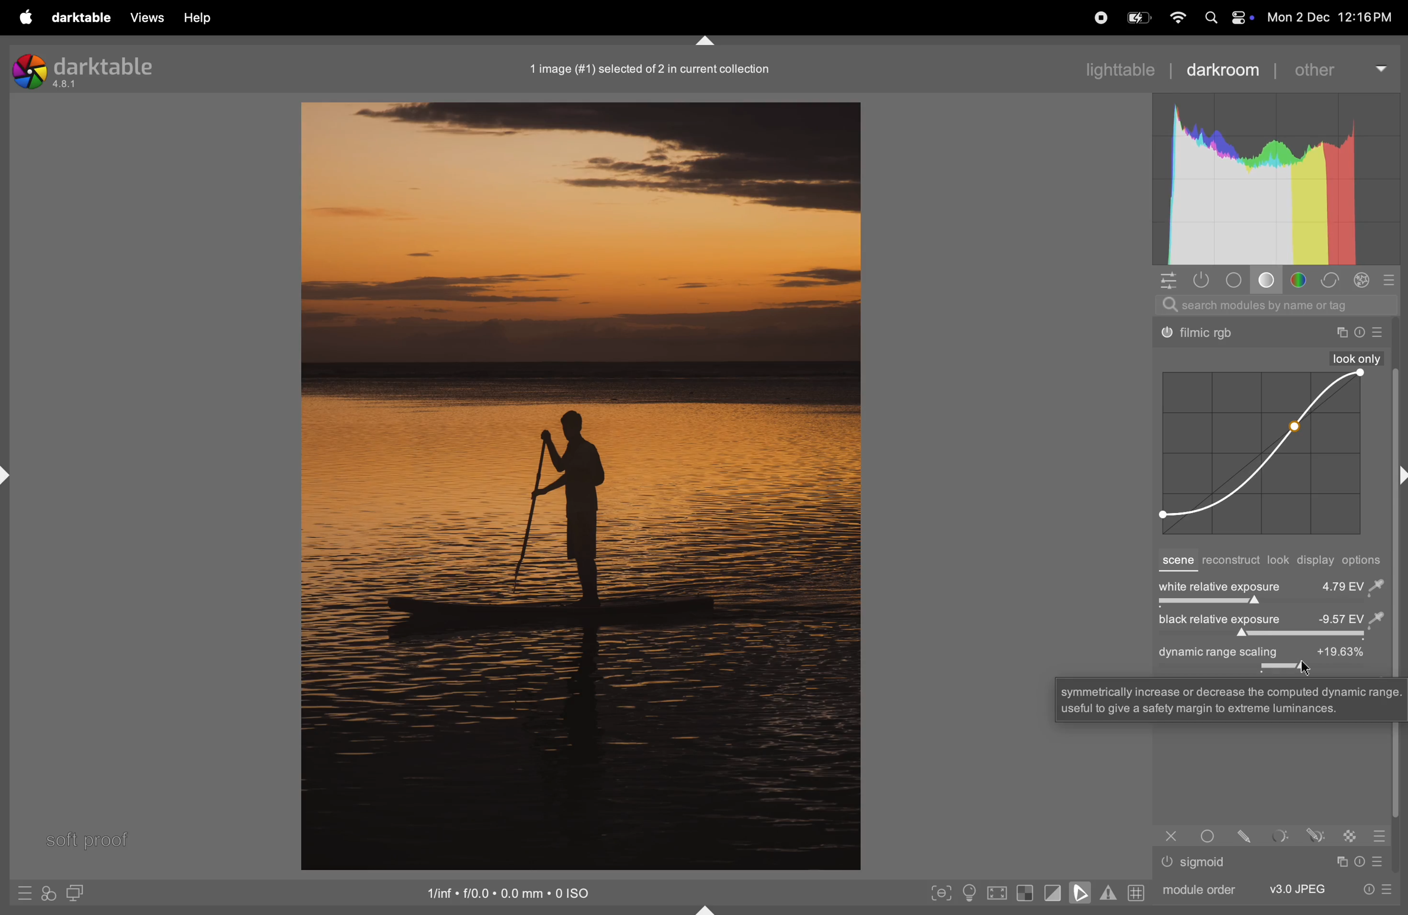 The image size is (1408, 915). What do you see at coordinates (1259, 454) in the screenshot?
I see `rgb curve` at bounding box center [1259, 454].